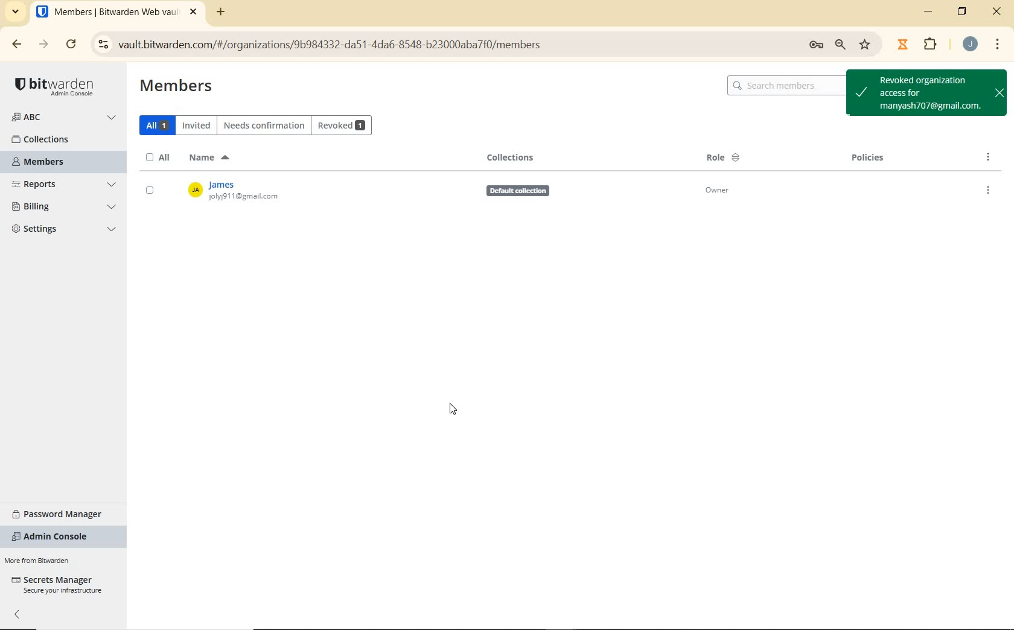 The height and width of the screenshot is (630, 1014). Describe the element at coordinates (65, 118) in the screenshot. I see `ORGANIZATION NAME` at that location.